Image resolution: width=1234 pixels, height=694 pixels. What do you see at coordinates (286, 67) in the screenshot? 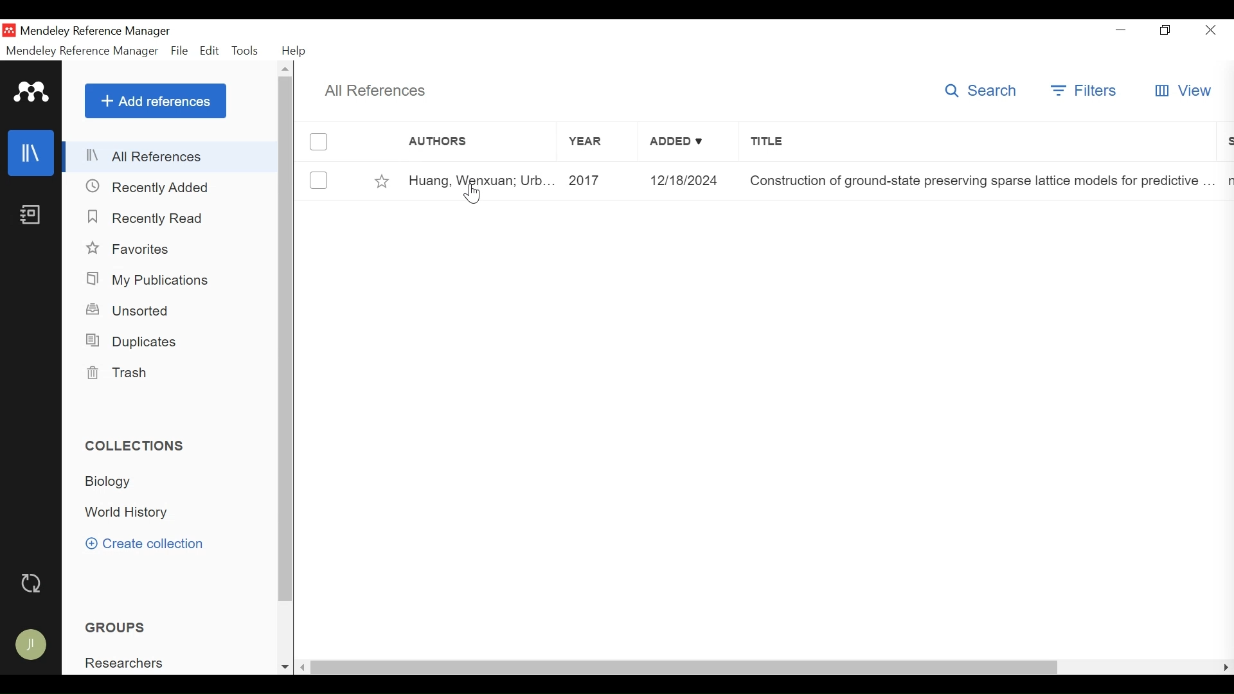
I see `Scroll Up` at bounding box center [286, 67].